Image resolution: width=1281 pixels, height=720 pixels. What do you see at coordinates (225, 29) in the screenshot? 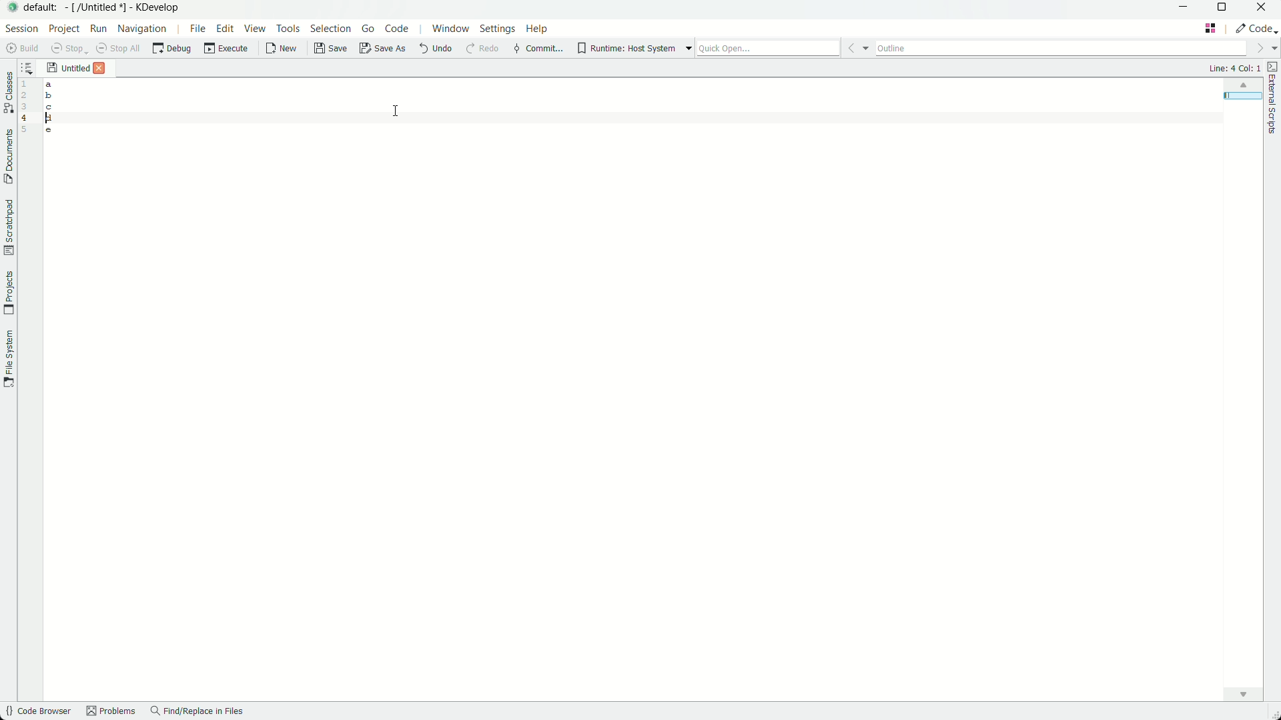
I see `edit` at bounding box center [225, 29].